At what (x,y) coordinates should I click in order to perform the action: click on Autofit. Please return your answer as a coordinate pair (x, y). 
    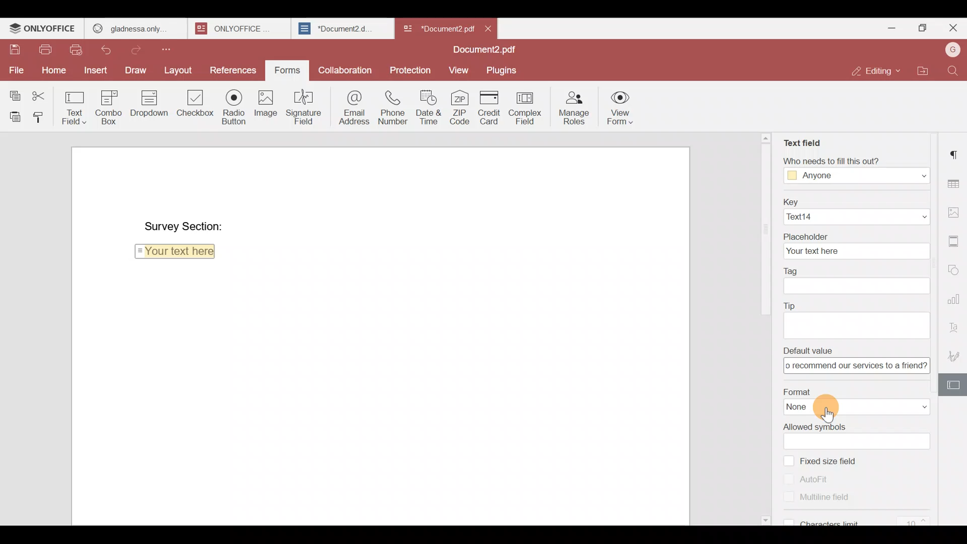
    Looking at the image, I should click on (807, 479).